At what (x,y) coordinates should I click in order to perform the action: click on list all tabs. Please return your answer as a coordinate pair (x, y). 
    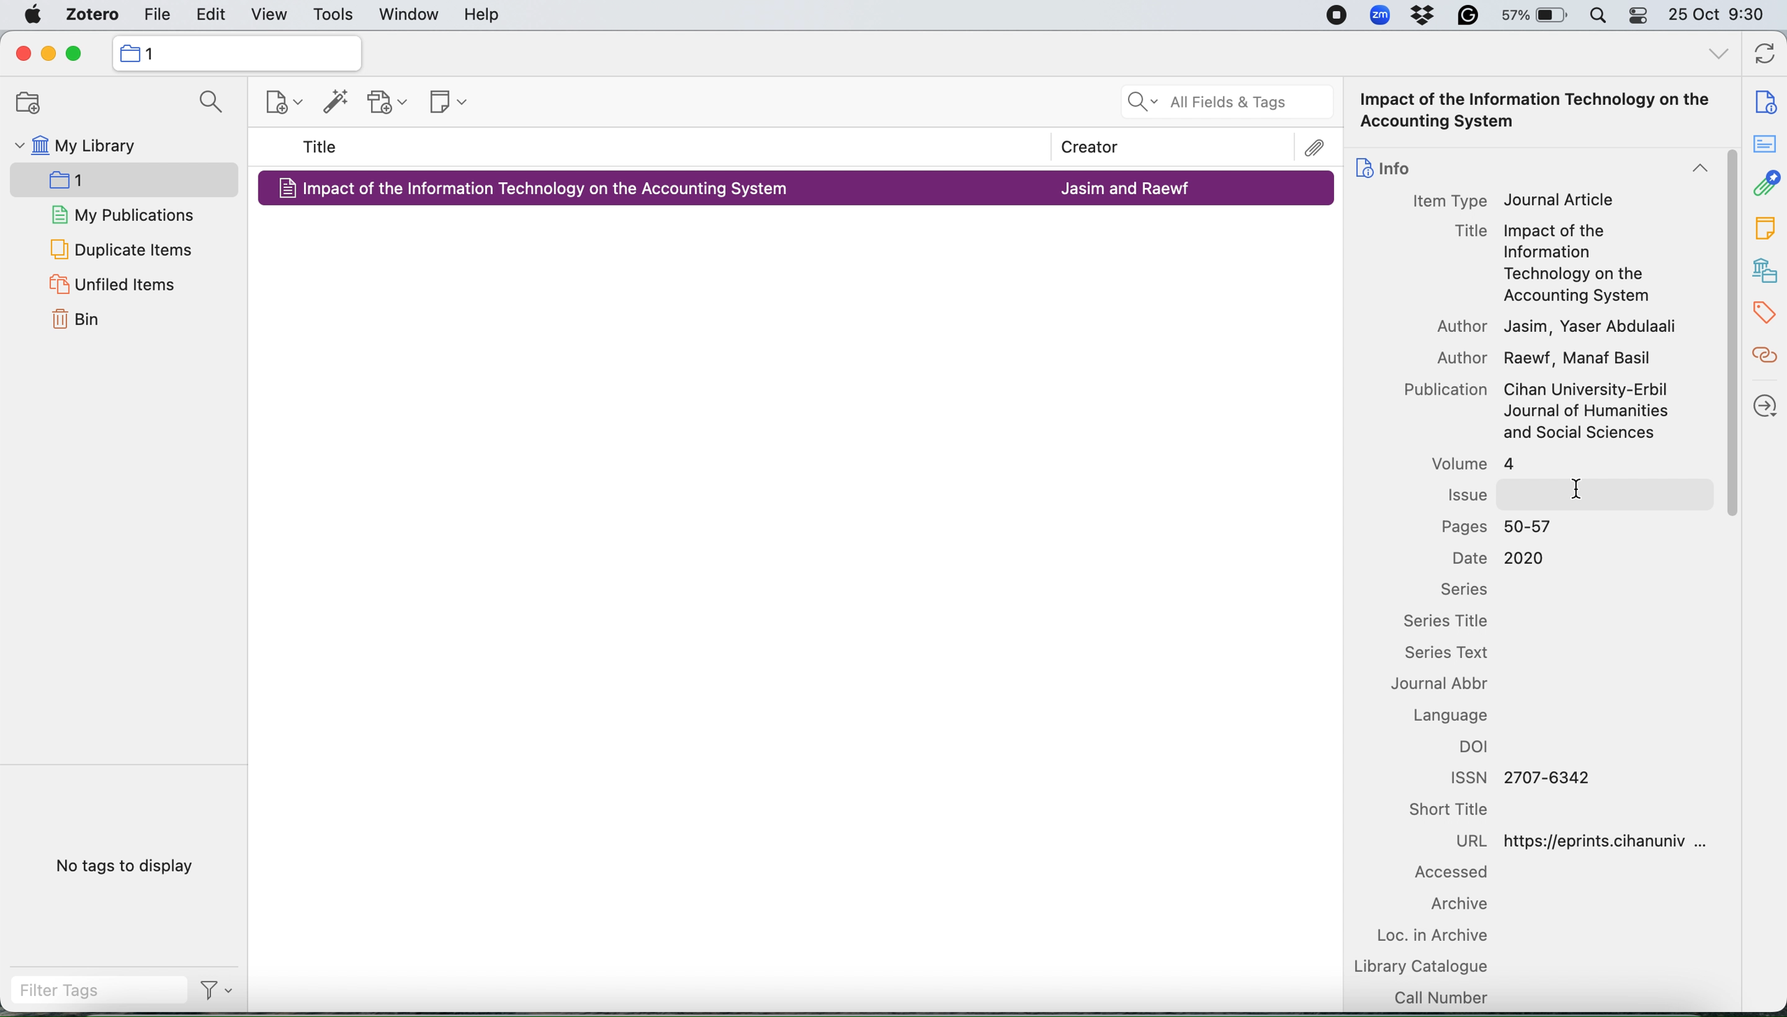
    Looking at the image, I should click on (1714, 56).